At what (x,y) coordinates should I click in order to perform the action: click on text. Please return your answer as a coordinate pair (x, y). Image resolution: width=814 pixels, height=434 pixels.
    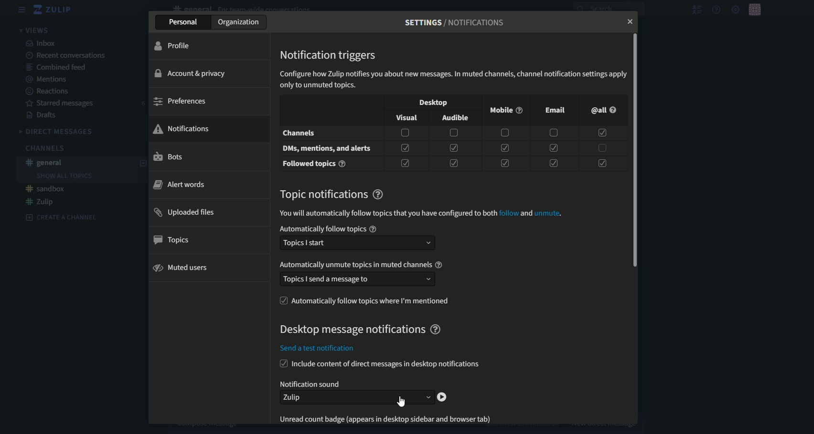
    Looking at the image, I should click on (373, 301).